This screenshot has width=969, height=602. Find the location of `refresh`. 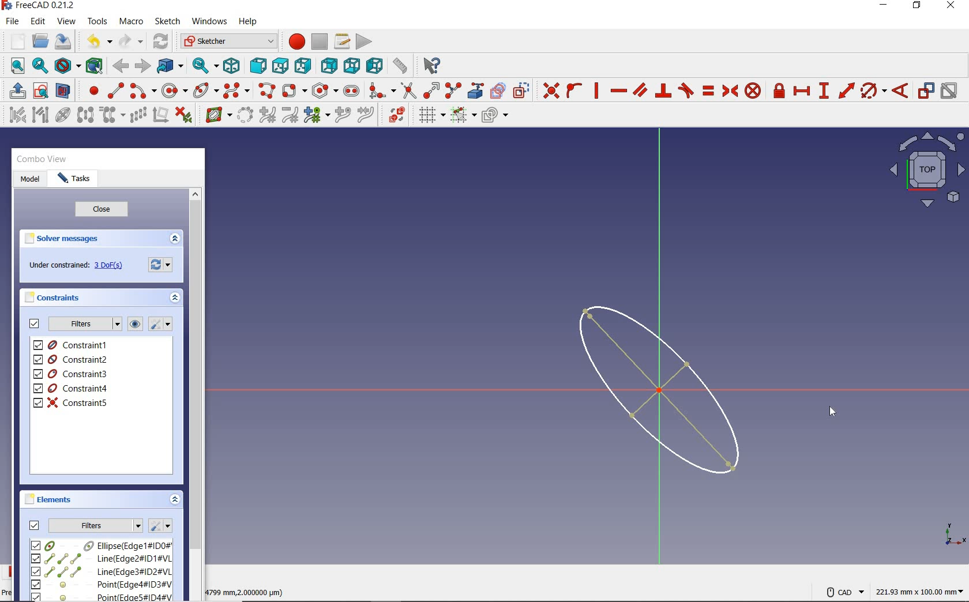

refresh is located at coordinates (162, 42).